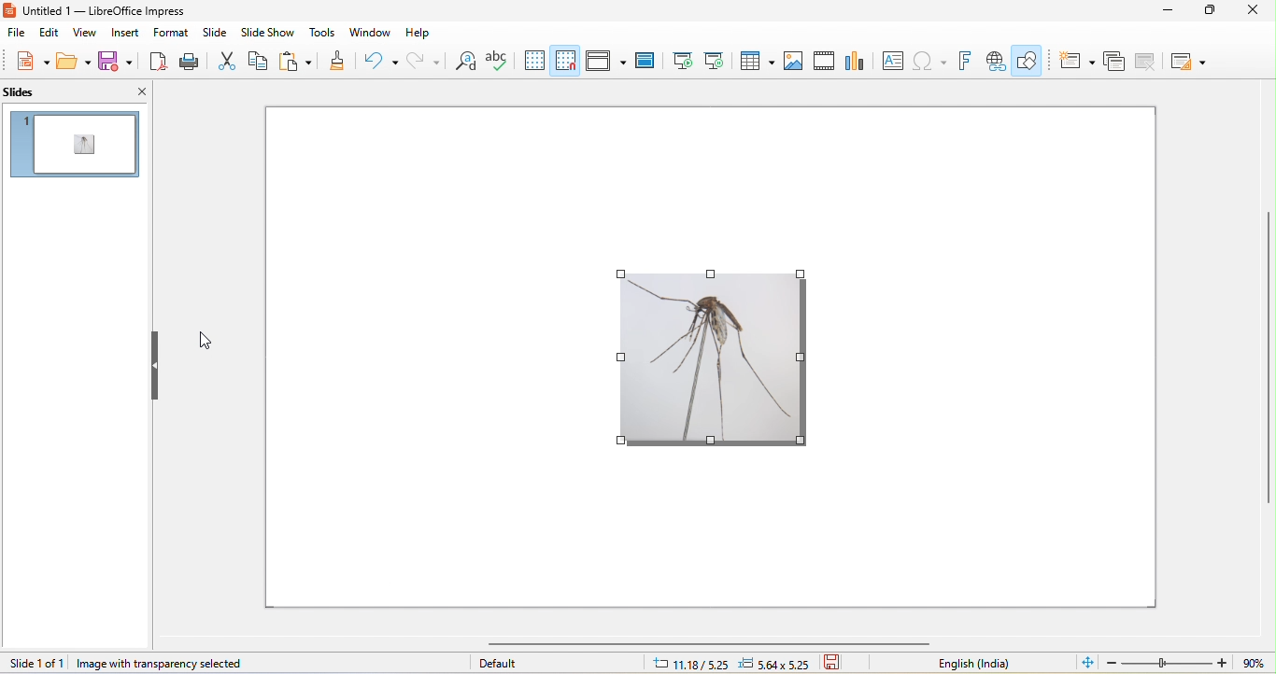 Image resolution: width=1276 pixels, height=674 pixels. I want to click on duplicate, so click(1115, 61).